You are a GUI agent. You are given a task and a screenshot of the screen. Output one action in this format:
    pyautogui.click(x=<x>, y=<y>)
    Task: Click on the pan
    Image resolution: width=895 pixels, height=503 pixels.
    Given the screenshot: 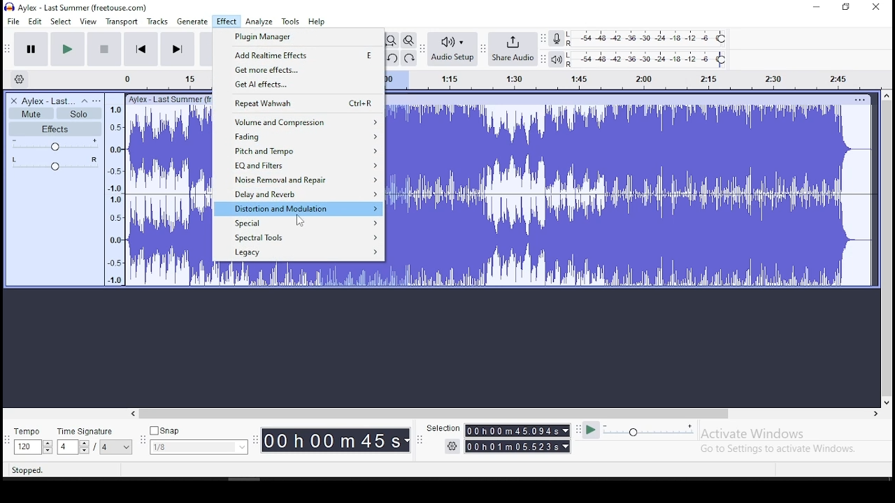 What is the action you would take?
    pyautogui.click(x=54, y=163)
    